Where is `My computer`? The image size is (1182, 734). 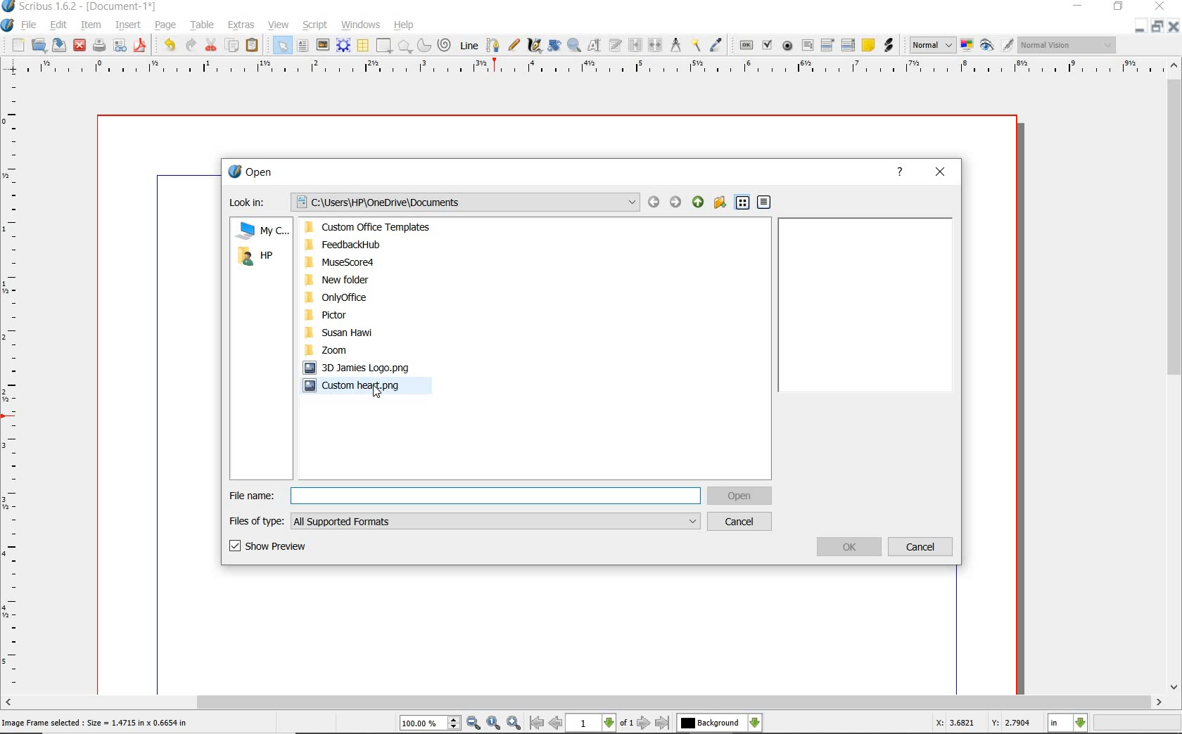
My computer is located at coordinates (262, 230).